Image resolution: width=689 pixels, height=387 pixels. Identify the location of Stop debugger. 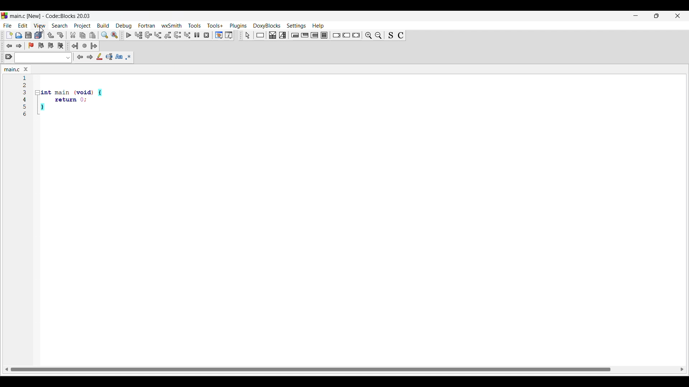
(206, 35).